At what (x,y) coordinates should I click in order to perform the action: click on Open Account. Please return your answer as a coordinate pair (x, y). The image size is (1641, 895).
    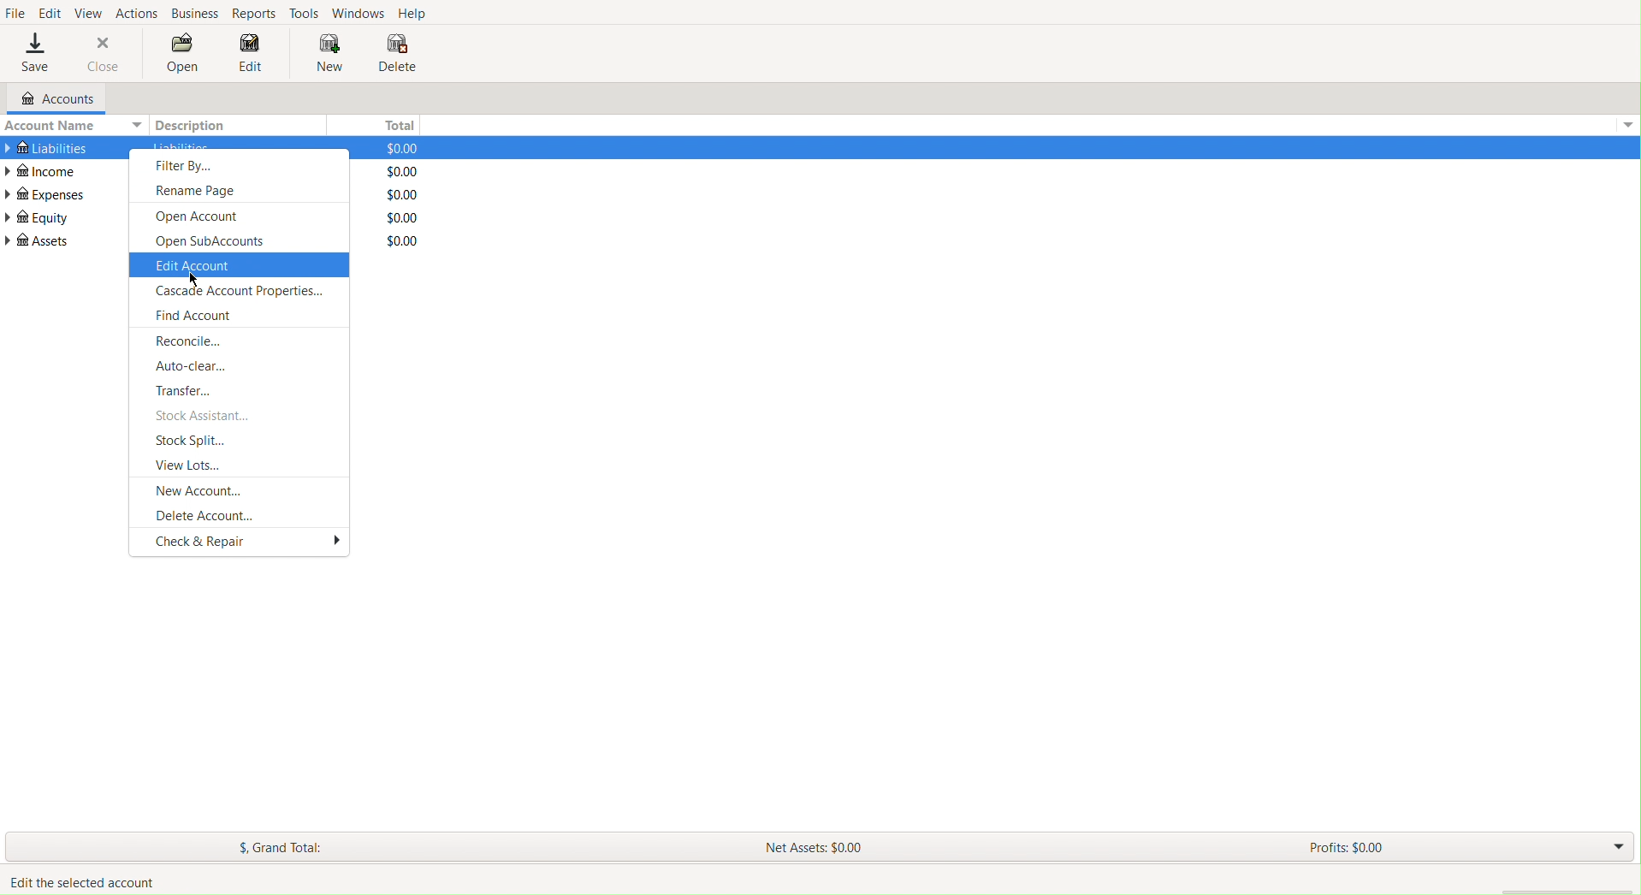
    Looking at the image, I should click on (202, 216).